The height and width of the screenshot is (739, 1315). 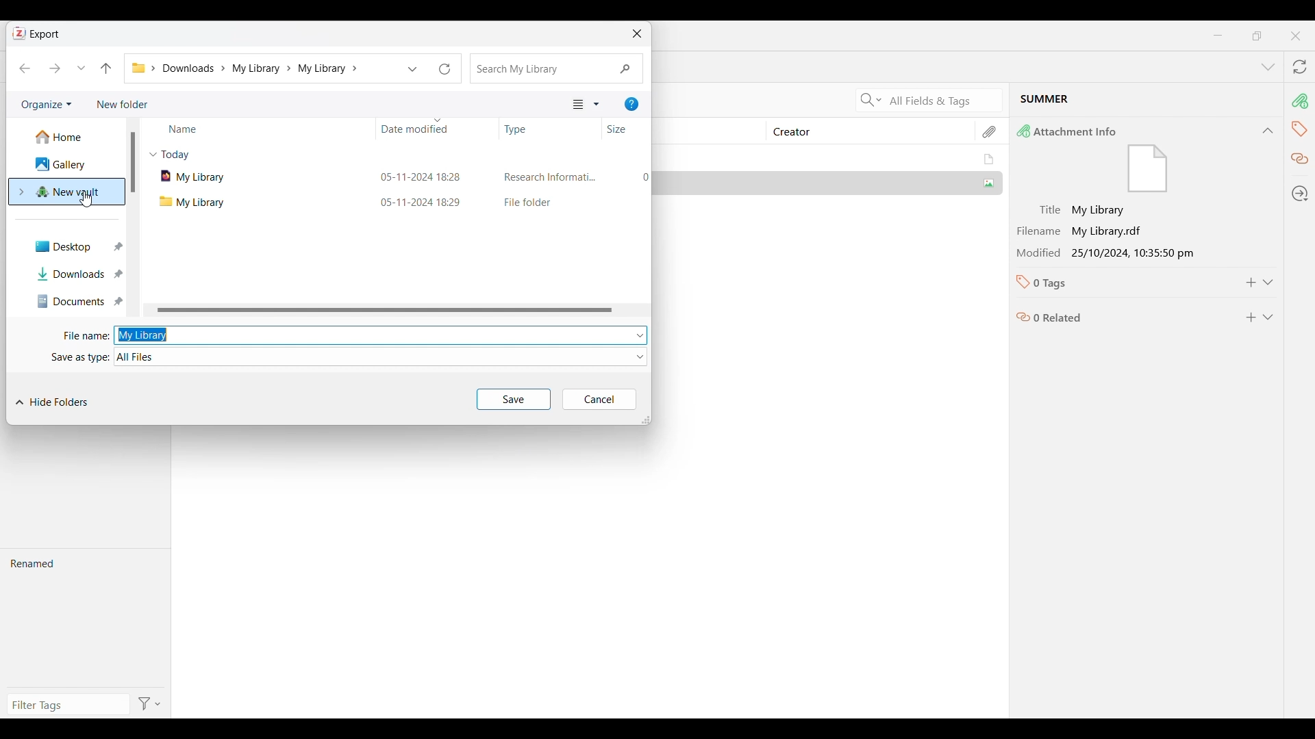 What do you see at coordinates (385, 311) in the screenshot?
I see `Horizontal slide bar` at bounding box center [385, 311].